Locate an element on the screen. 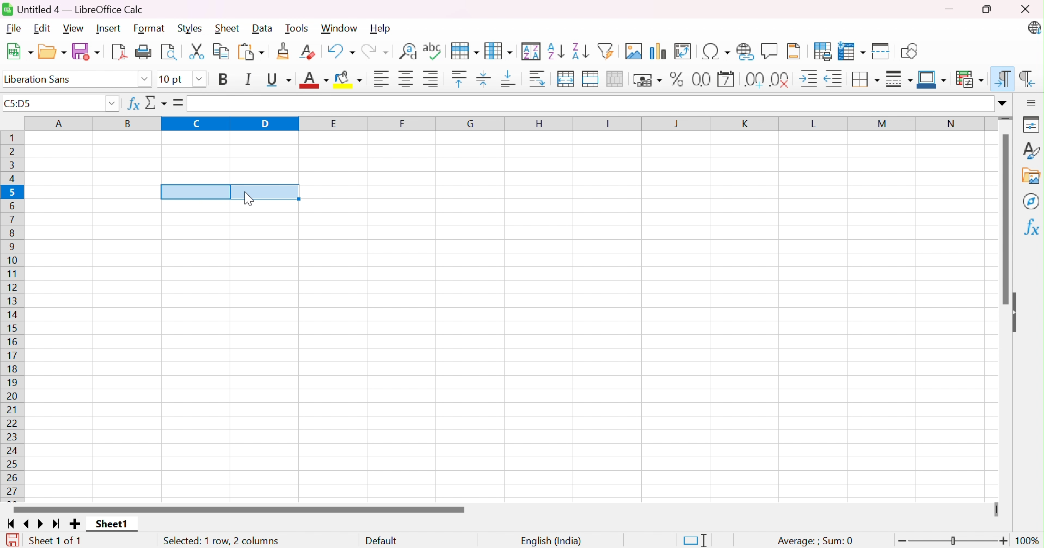 Image resolution: width=1044 pixels, height=548 pixels. Insert is located at coordinates (109, 28).